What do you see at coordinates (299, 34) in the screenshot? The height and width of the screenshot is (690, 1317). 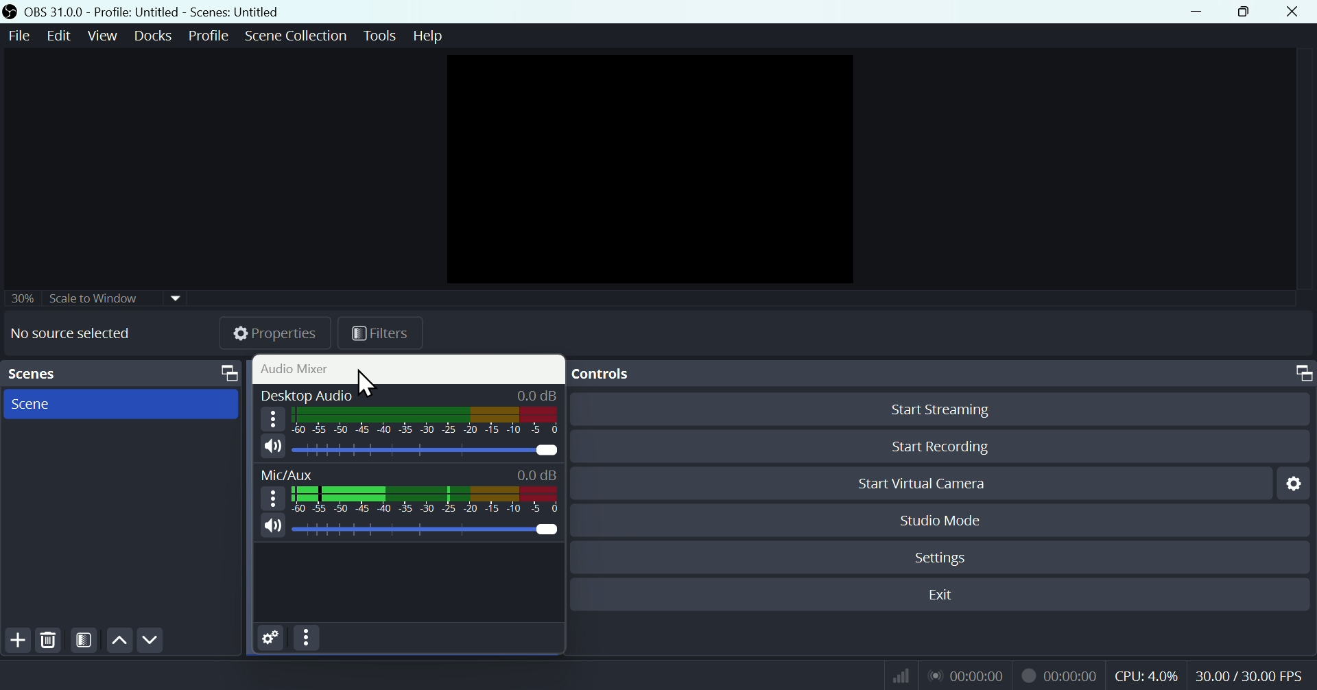 I see `Scene collection` at bounding box center [299, 34].